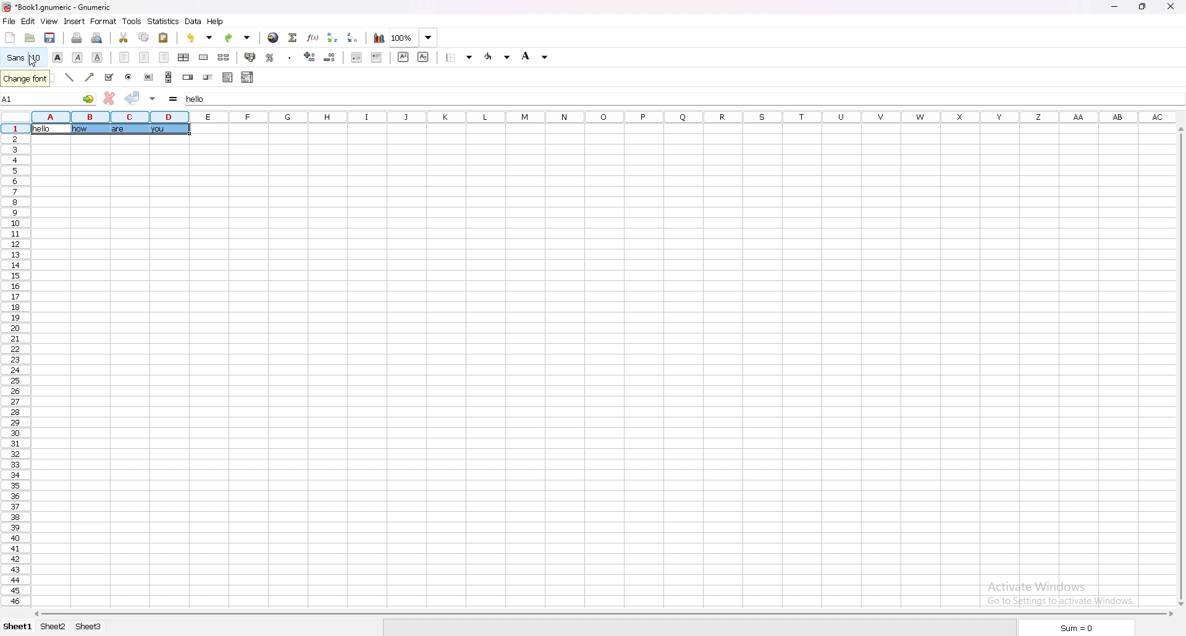  I want to click on selected cell row, so click(15, 128).